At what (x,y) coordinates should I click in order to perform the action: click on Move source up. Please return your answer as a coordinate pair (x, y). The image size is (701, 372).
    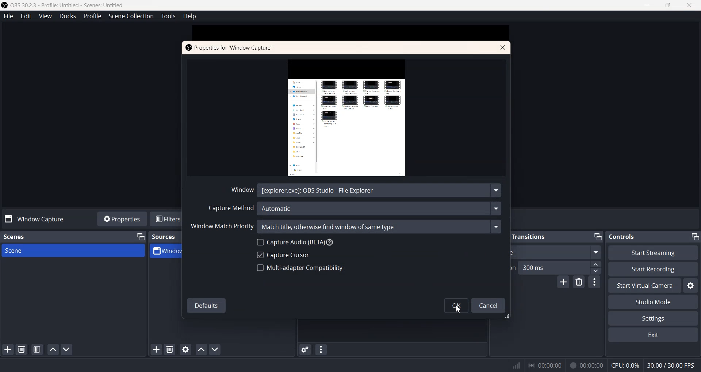
    Looking at the image, I should click on (201, 349).